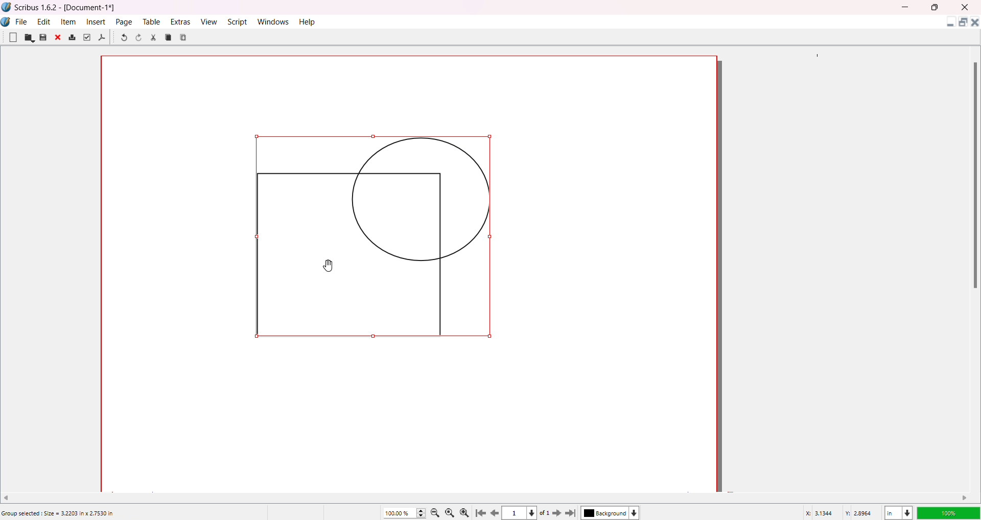 The width and height of the screenshot is (981, 520). What do you see at coordinates (452, 512) in the screenshot?
I see `Zoom to 100` at bounding box center [452, 512].